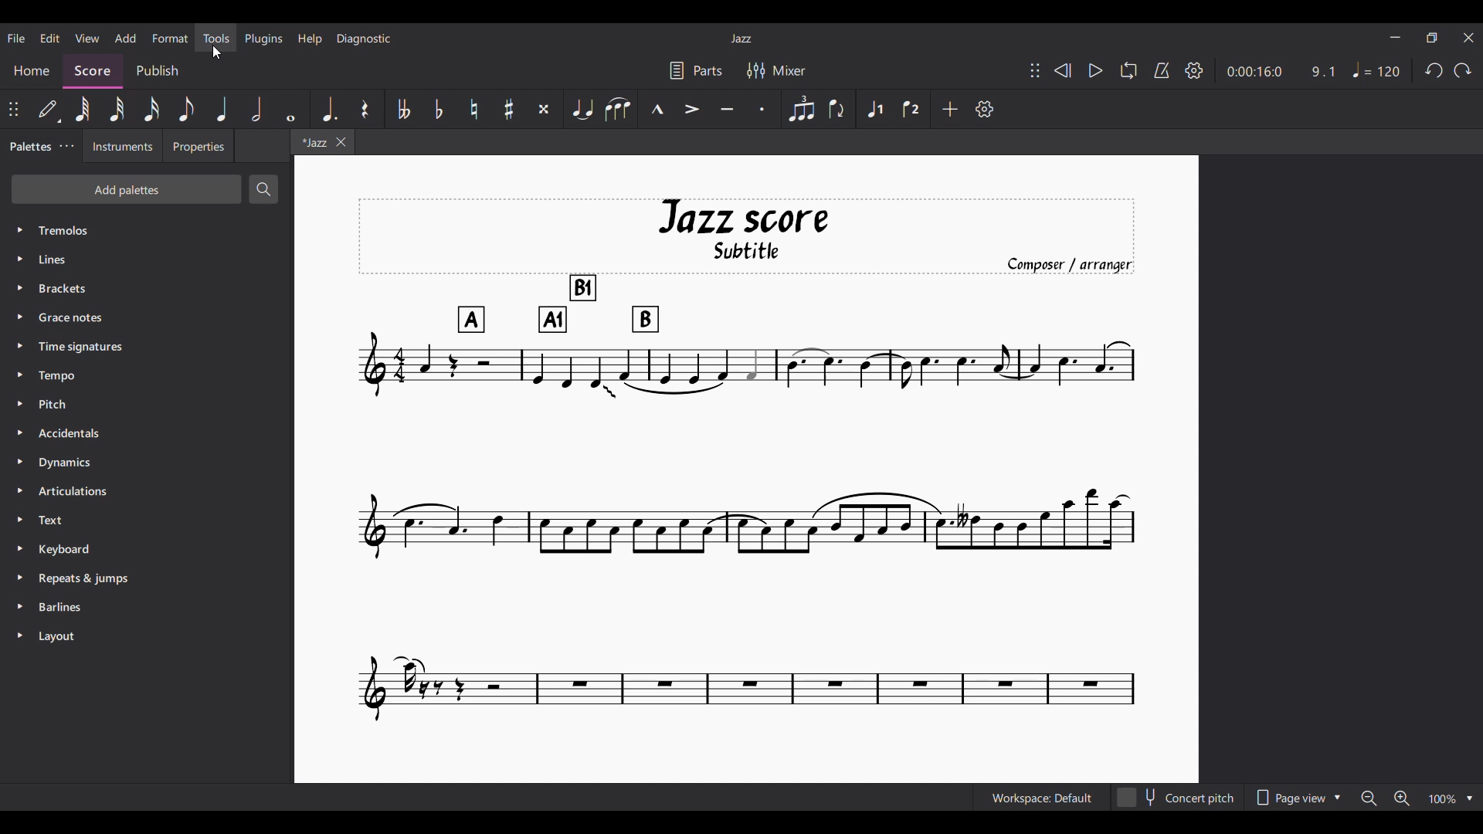 The height and width of the screenshot is (834, 1483). Describe the element at coordinates (1469, 37) in the screenshot. I see `Close interface` at that location.